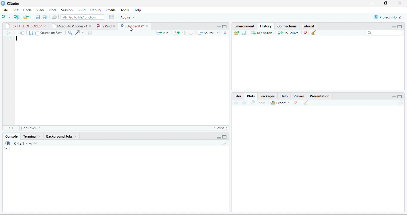 Image resolution: width=407 pixels, height=215 pixels. What do you see at coordinates (5, 10) in the screenshot?
I see `File` at bounding box center [5, 10].